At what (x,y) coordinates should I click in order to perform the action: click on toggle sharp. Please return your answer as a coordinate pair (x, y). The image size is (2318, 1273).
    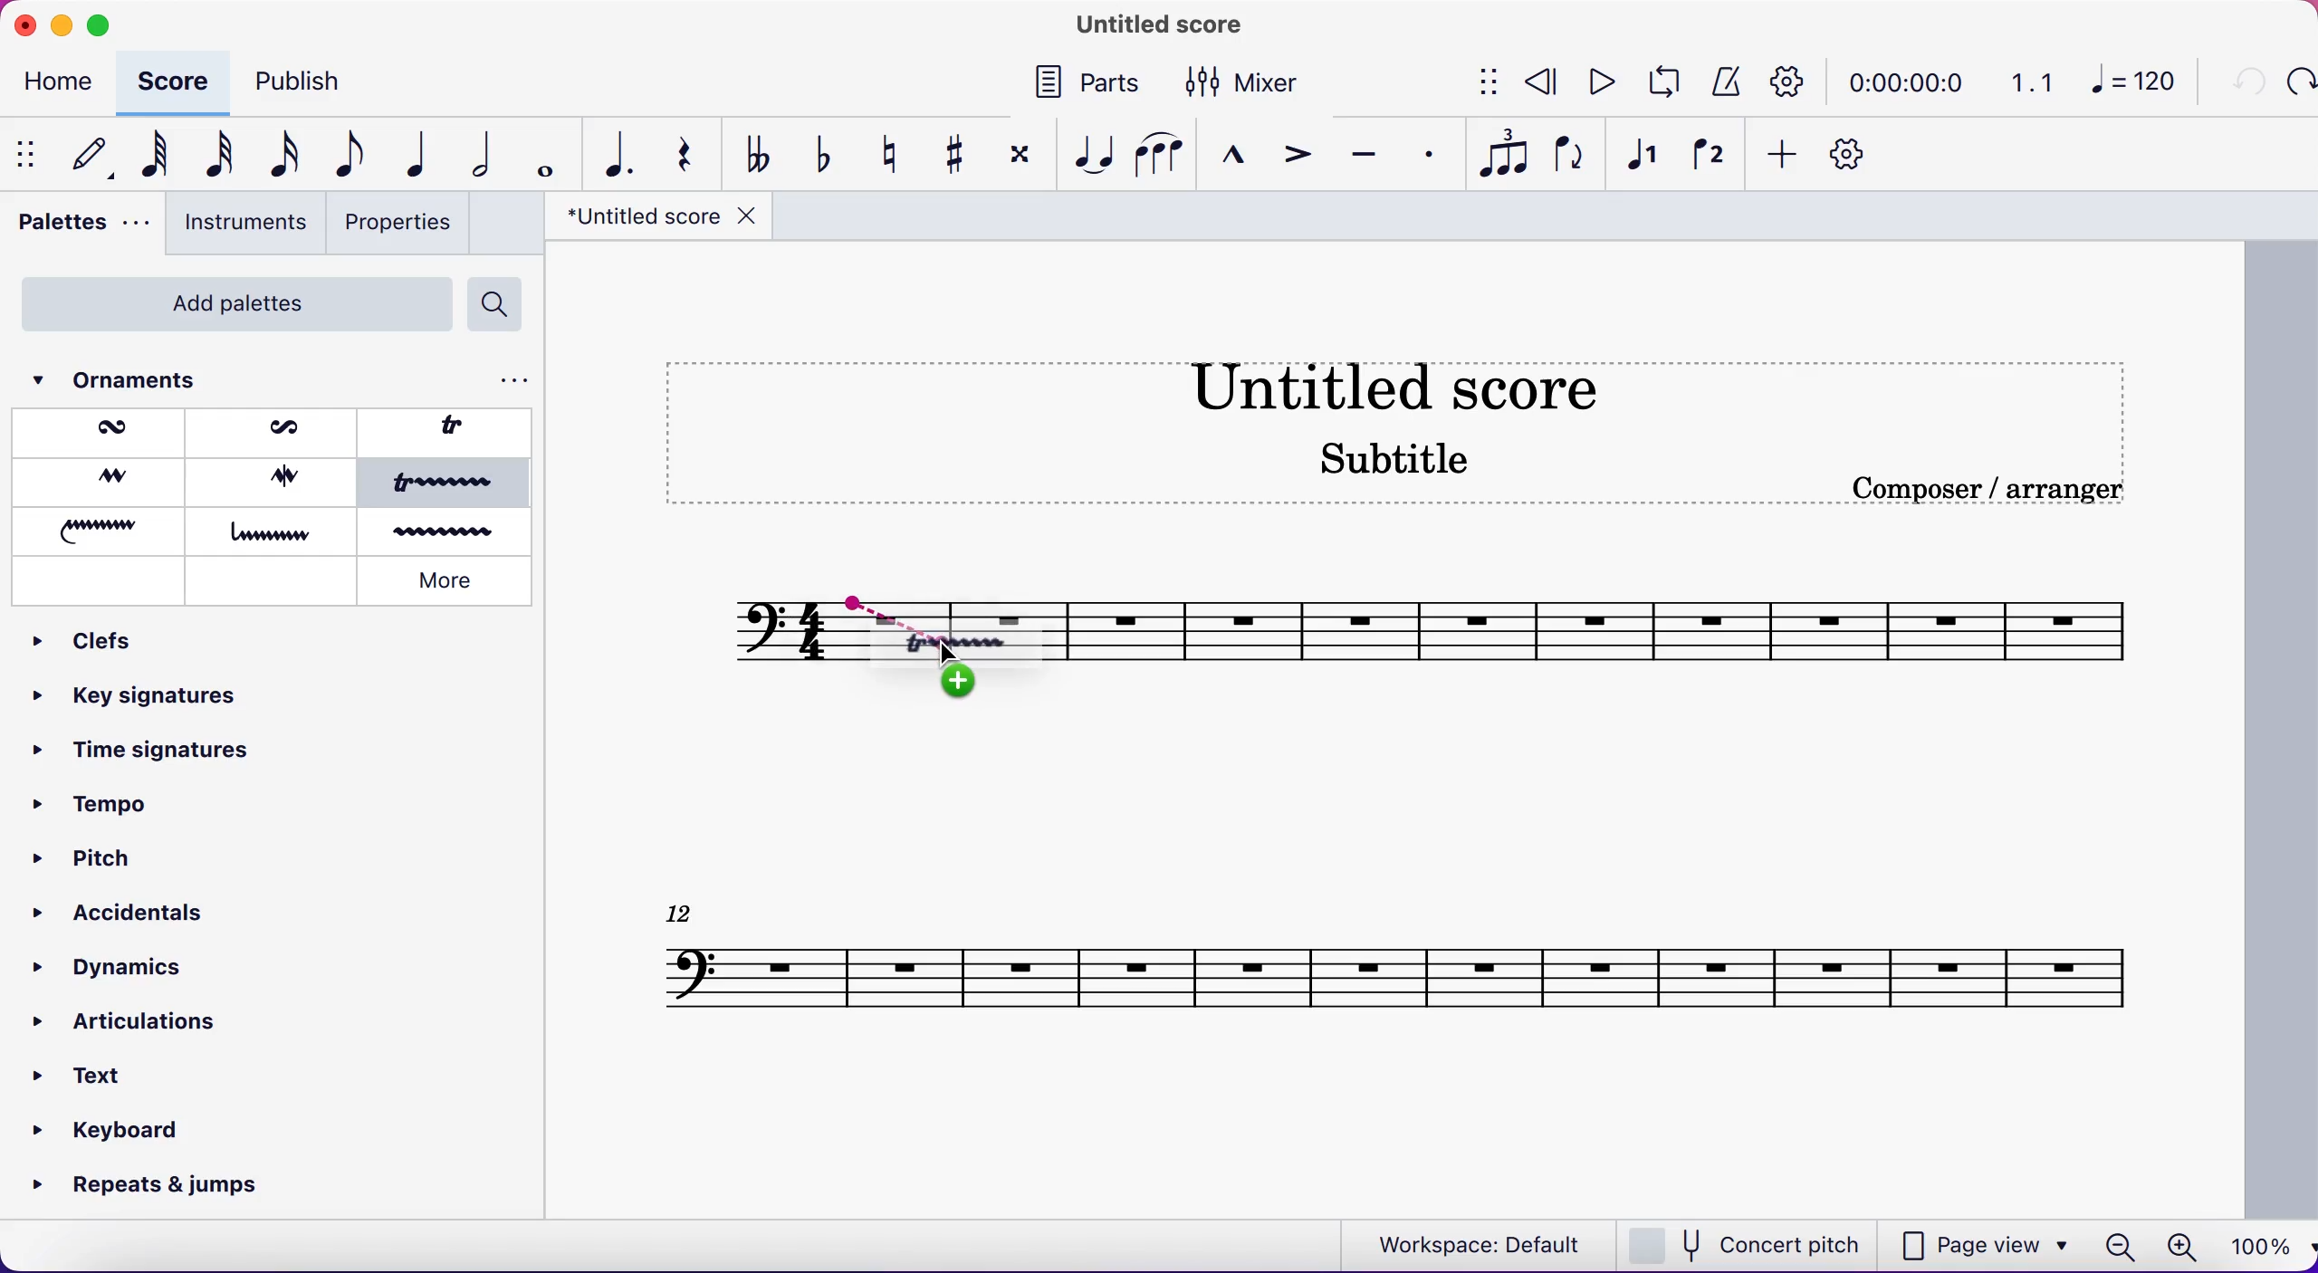
    Looking at the image, I should click on (952, 152).